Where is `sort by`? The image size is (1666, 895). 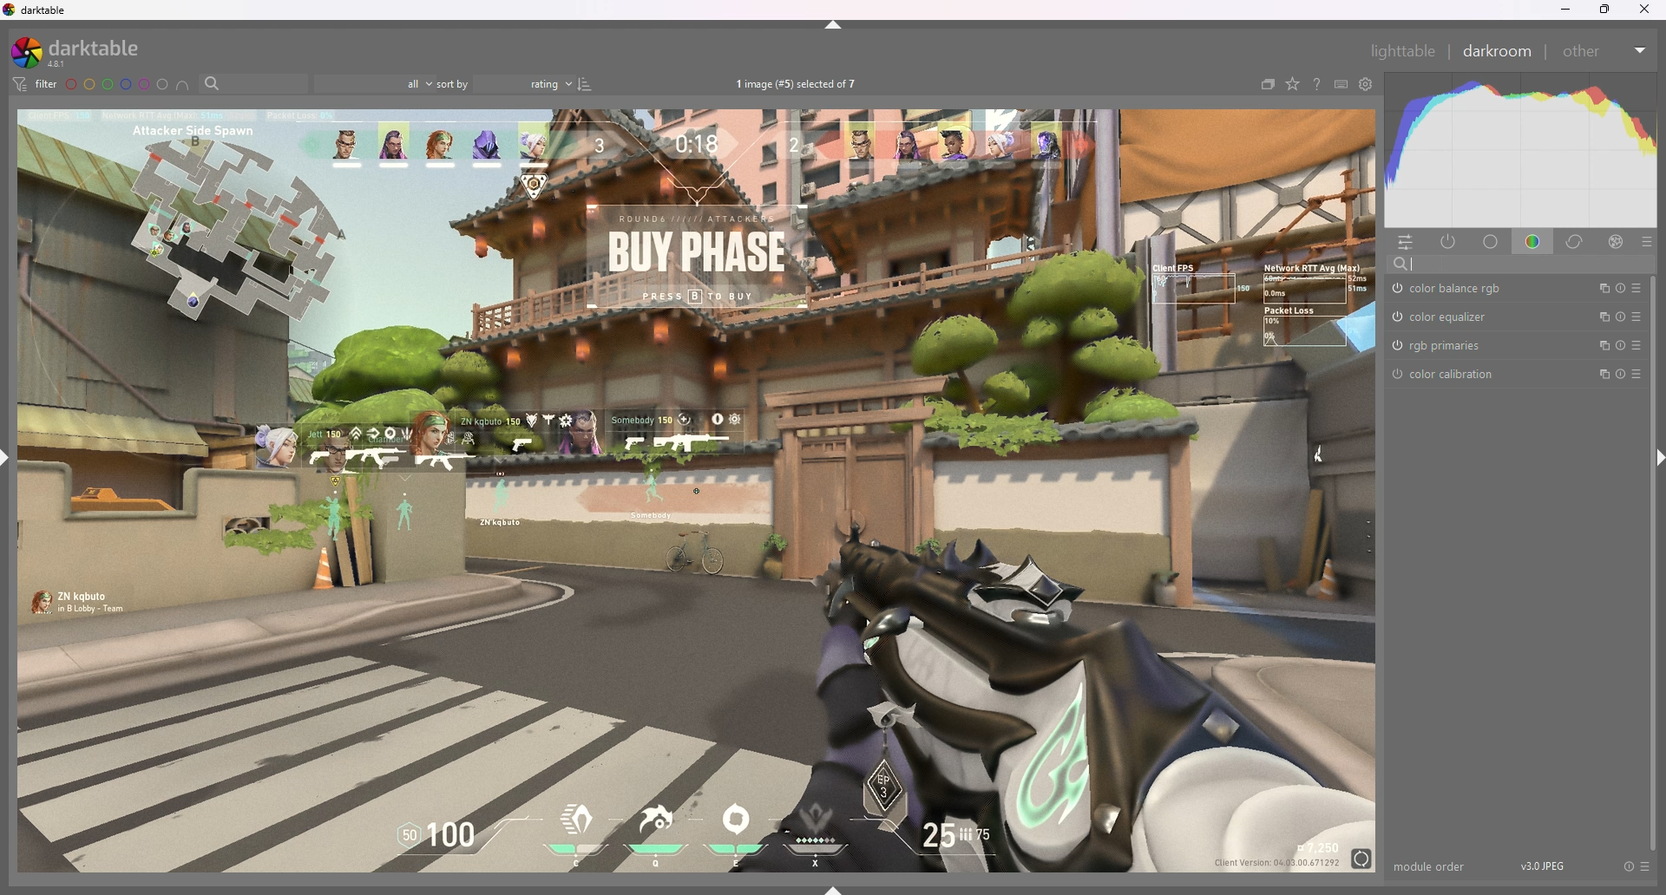 sort by is located at coordinates (504, 83).